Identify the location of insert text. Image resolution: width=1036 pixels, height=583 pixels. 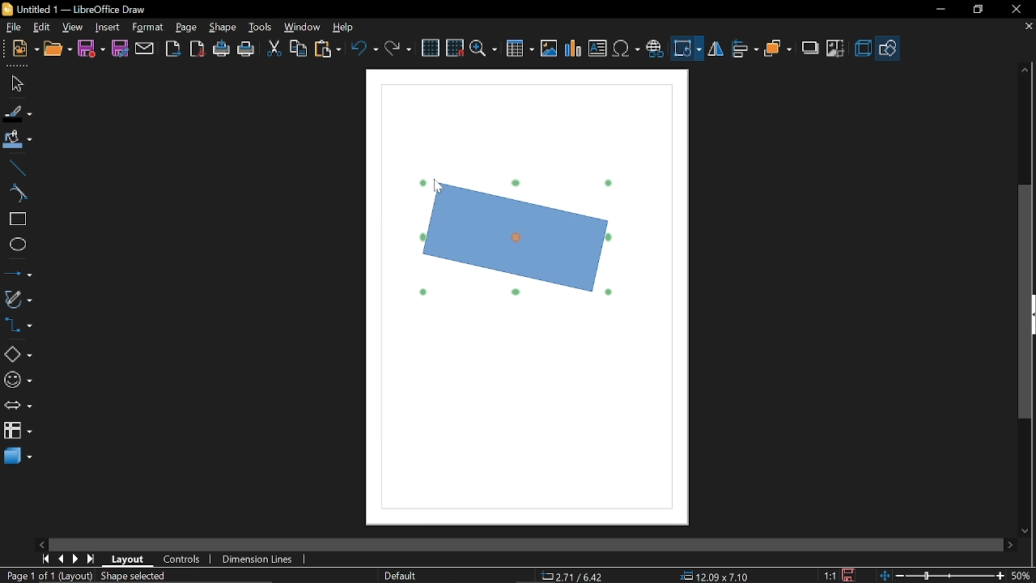
(597, 49).